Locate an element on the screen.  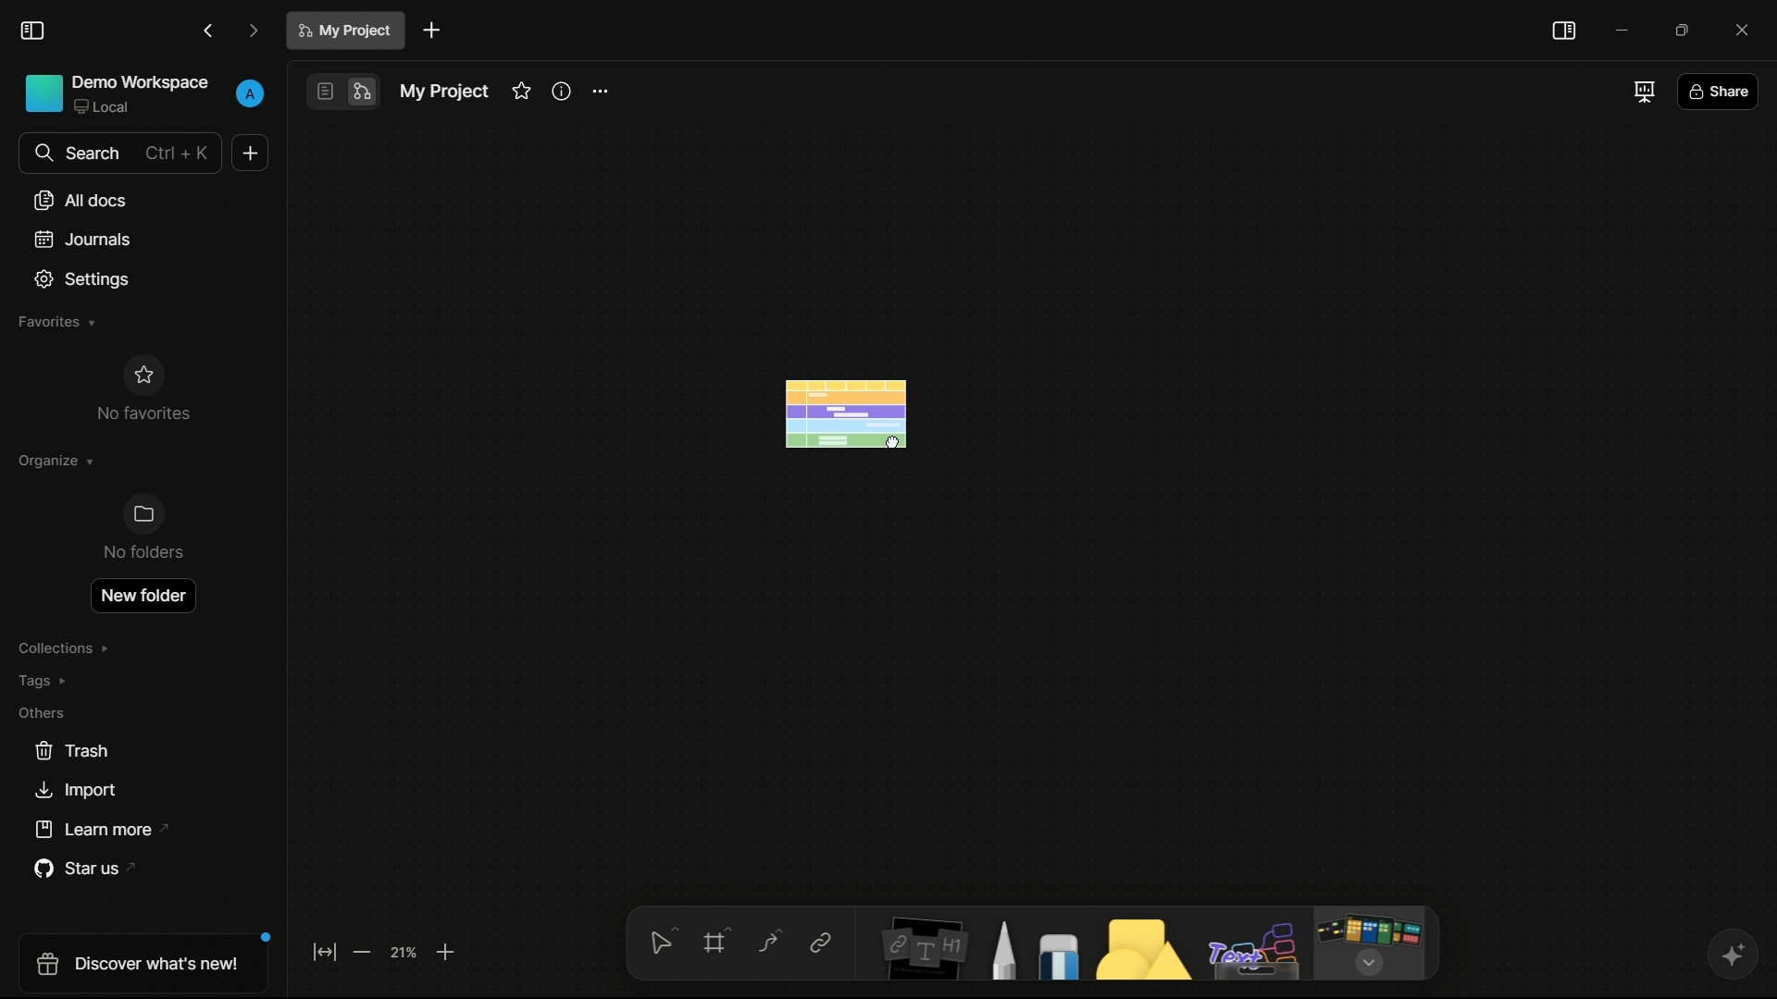
others is located at coordinates (1253, 948).